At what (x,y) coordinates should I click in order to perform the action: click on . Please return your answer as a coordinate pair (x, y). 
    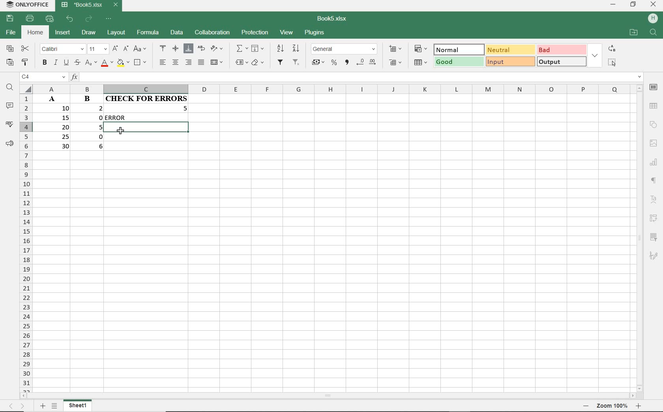
    Looking at the image, I should click on (655, 161).